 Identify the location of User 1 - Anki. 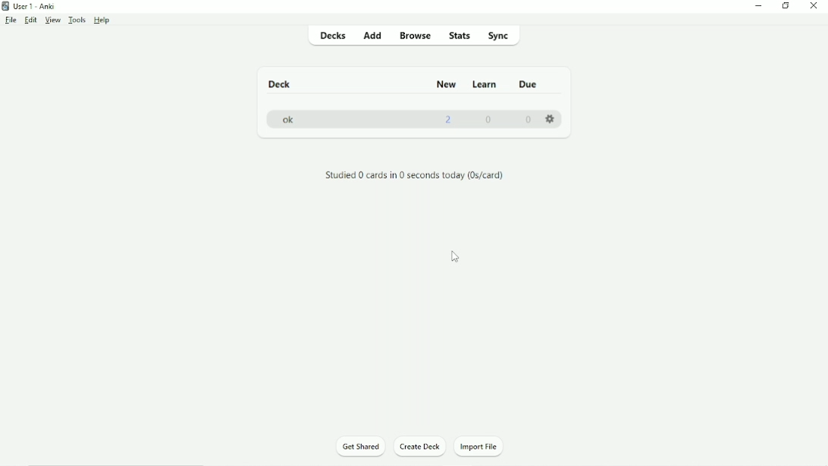
(33, 6).